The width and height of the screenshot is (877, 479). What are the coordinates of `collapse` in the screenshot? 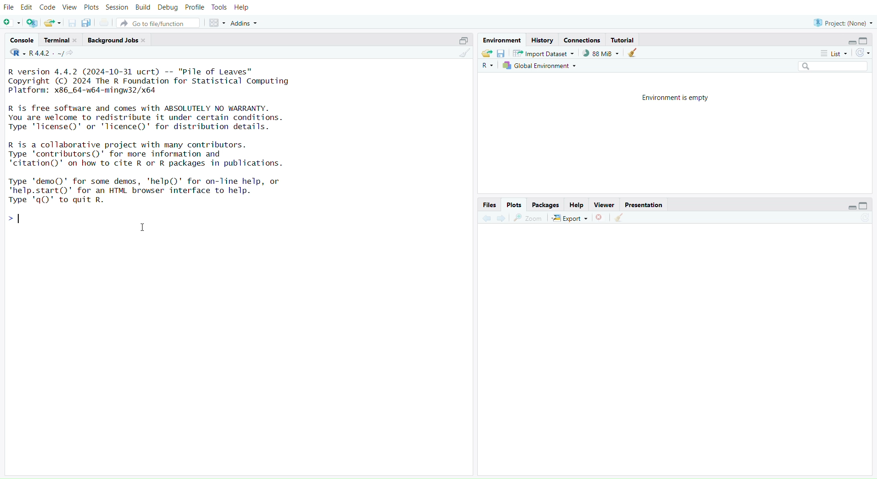 It's located at (463, 41).